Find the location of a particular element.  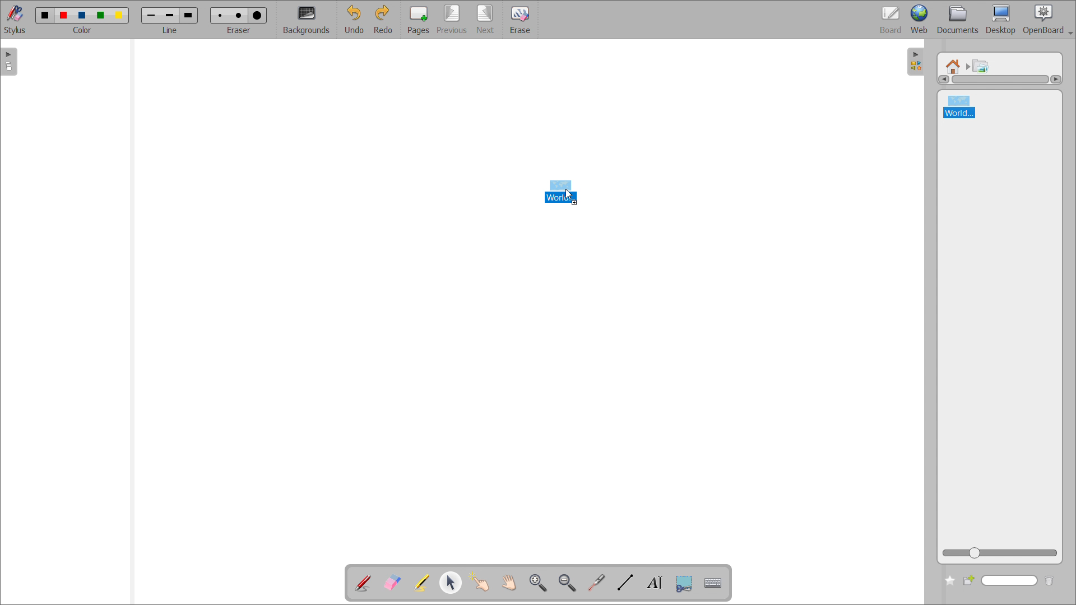

redo is located at coordinates (383, 20).